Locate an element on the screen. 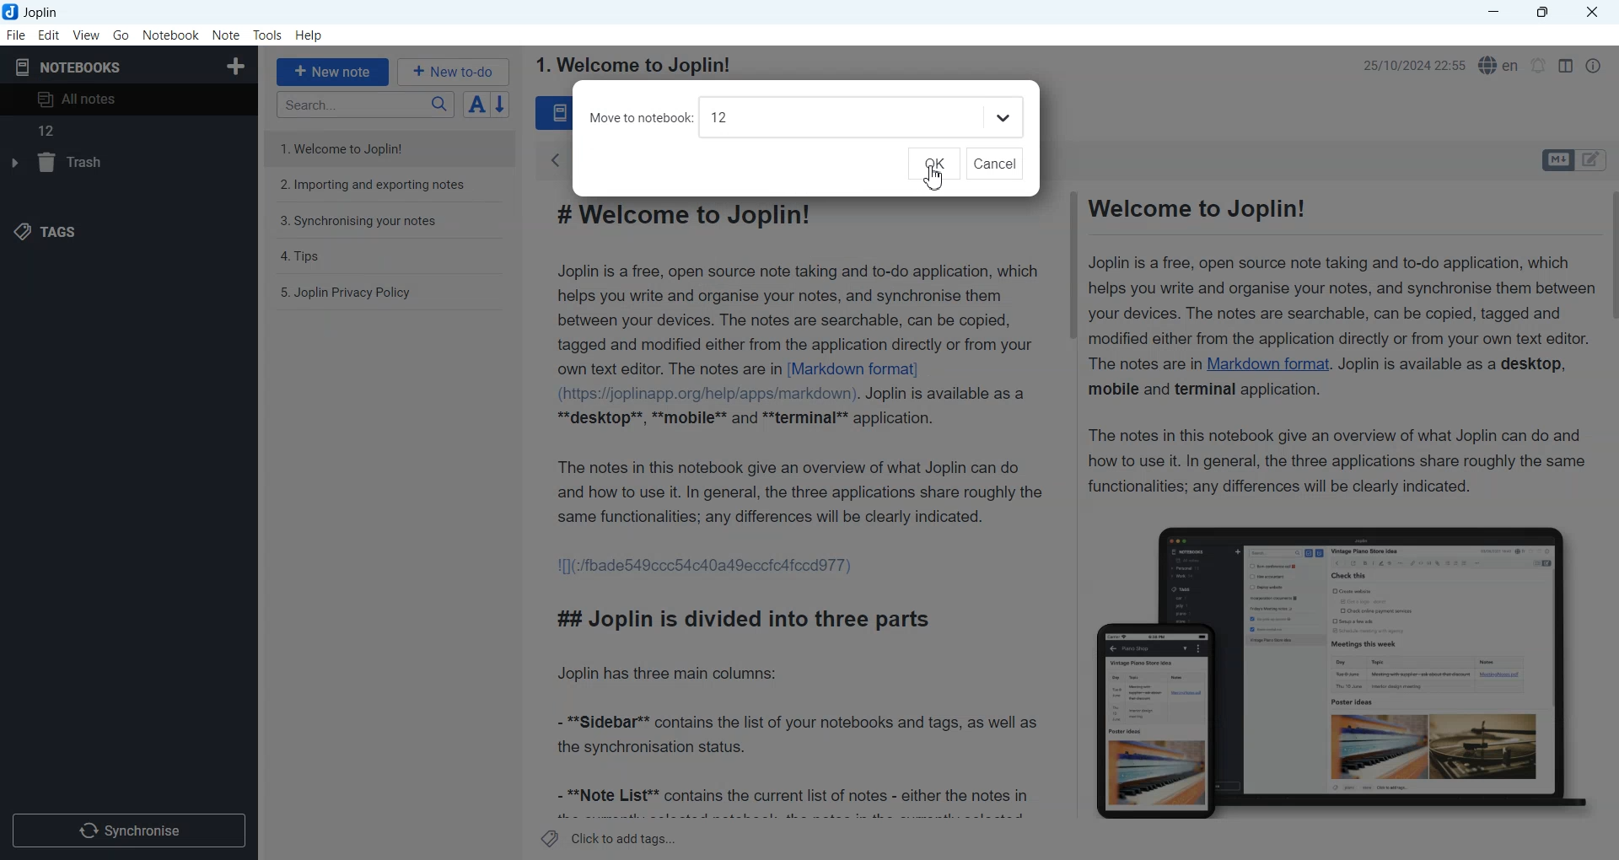 This screenshot has width=1619, height=860. Joplin is located at coordinates (36, 12).